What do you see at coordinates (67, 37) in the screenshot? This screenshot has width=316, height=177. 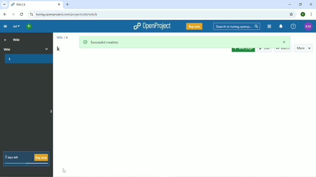 I see `k` at bounding box center [67, 37].